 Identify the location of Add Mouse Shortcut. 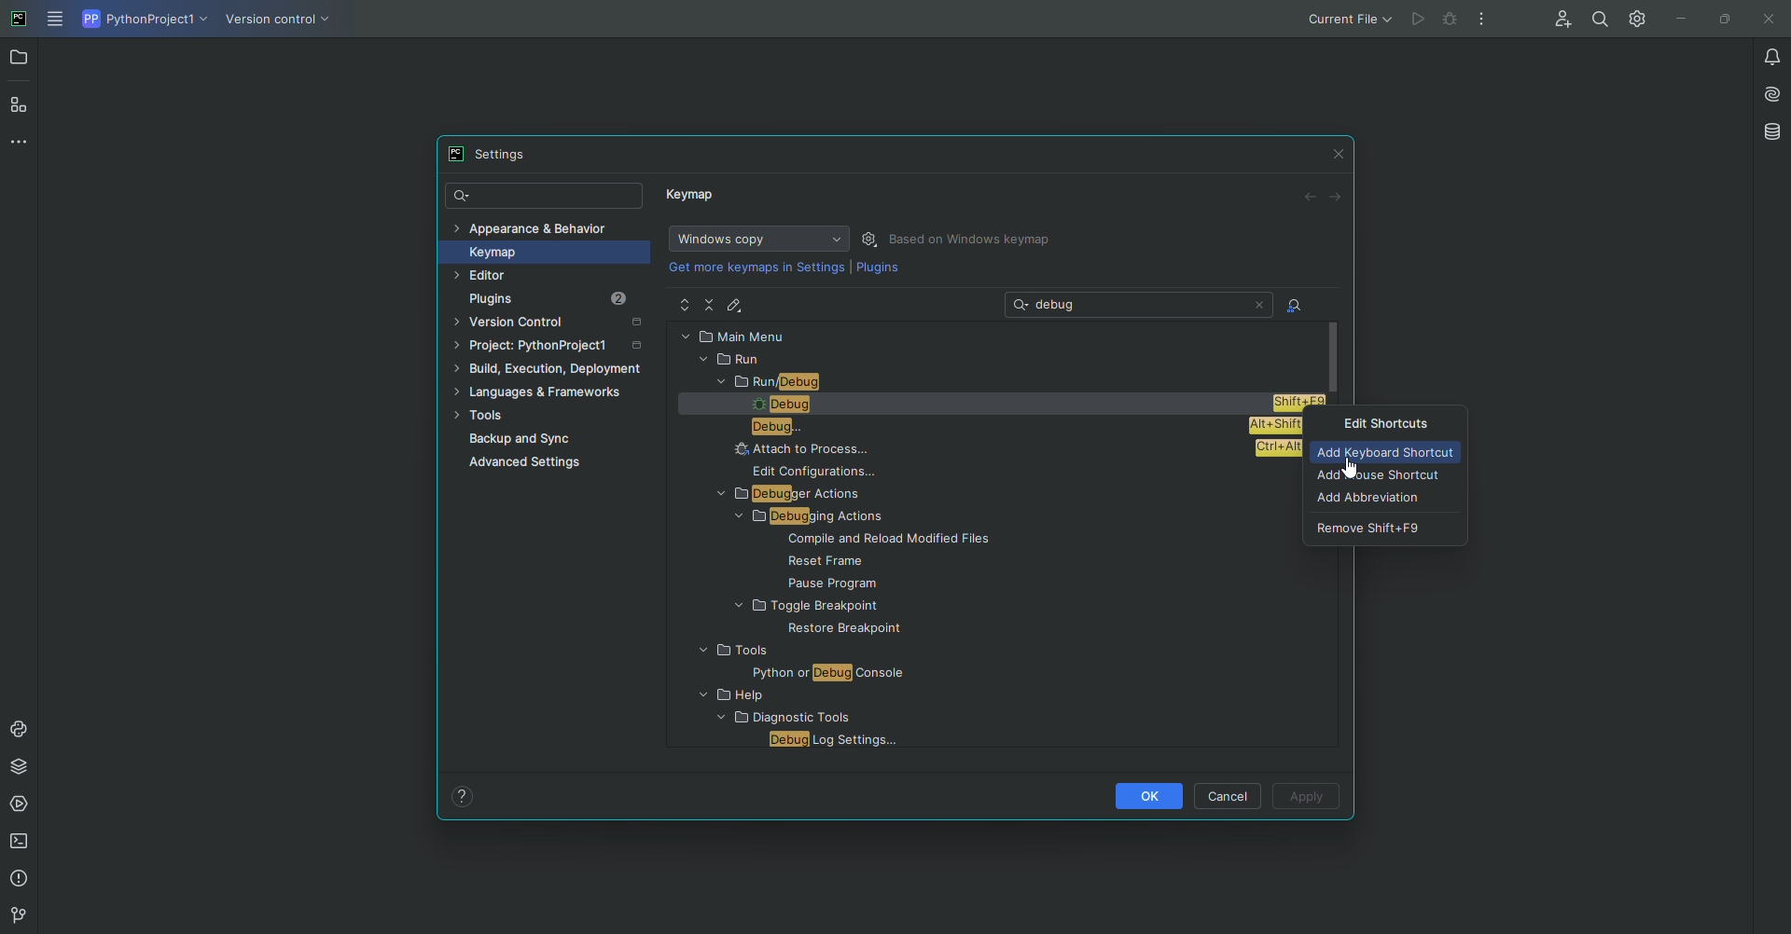
(1379, 475).